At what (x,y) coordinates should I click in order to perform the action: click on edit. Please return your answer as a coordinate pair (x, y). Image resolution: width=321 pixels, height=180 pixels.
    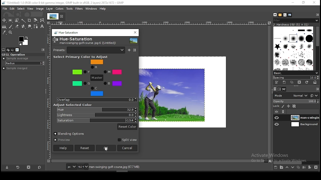
    Looking at the image, I should click on (12, 8).